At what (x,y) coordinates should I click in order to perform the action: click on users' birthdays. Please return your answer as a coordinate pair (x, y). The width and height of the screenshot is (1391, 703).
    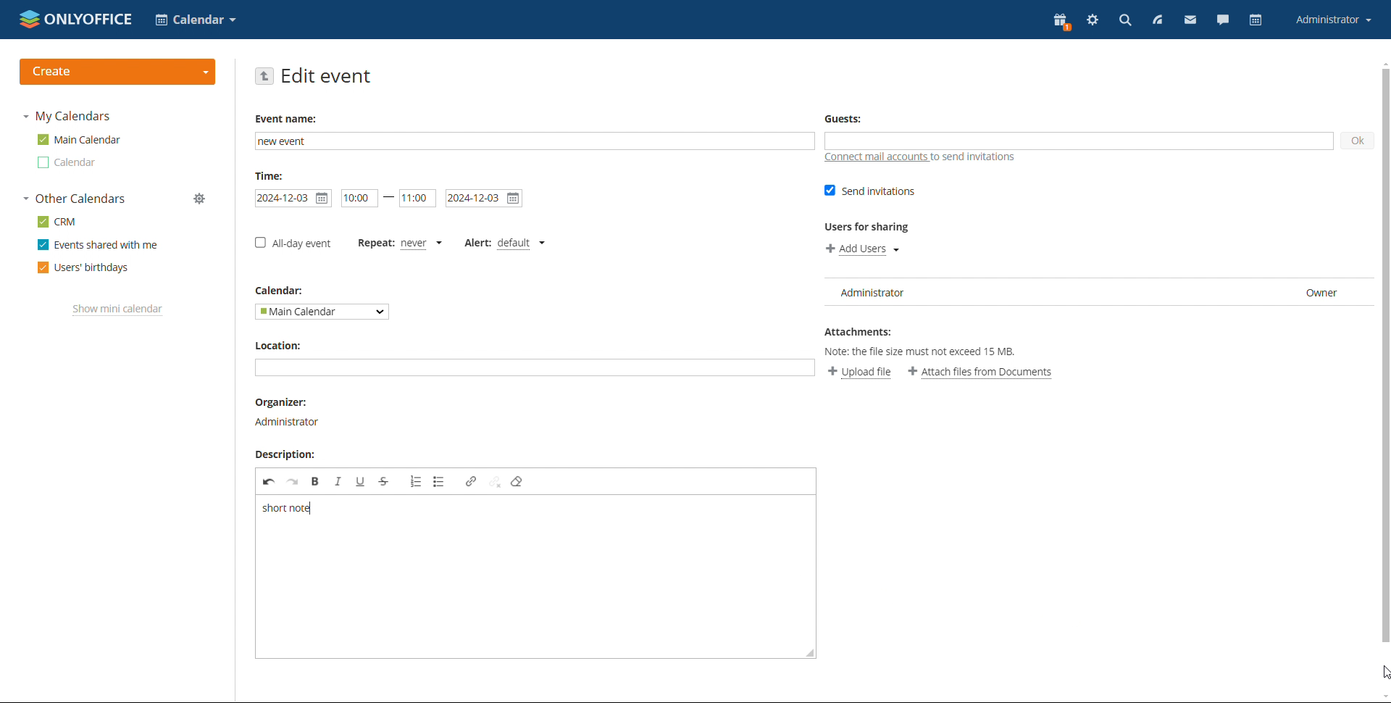
    Looking at the image, I should click on (83, 268).